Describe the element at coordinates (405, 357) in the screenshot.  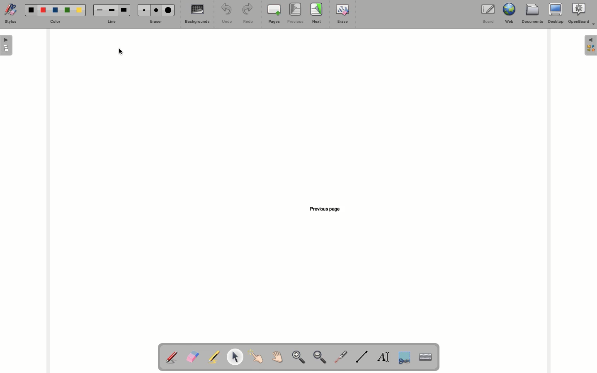
I see `Capturing a part of the screen` at that location.